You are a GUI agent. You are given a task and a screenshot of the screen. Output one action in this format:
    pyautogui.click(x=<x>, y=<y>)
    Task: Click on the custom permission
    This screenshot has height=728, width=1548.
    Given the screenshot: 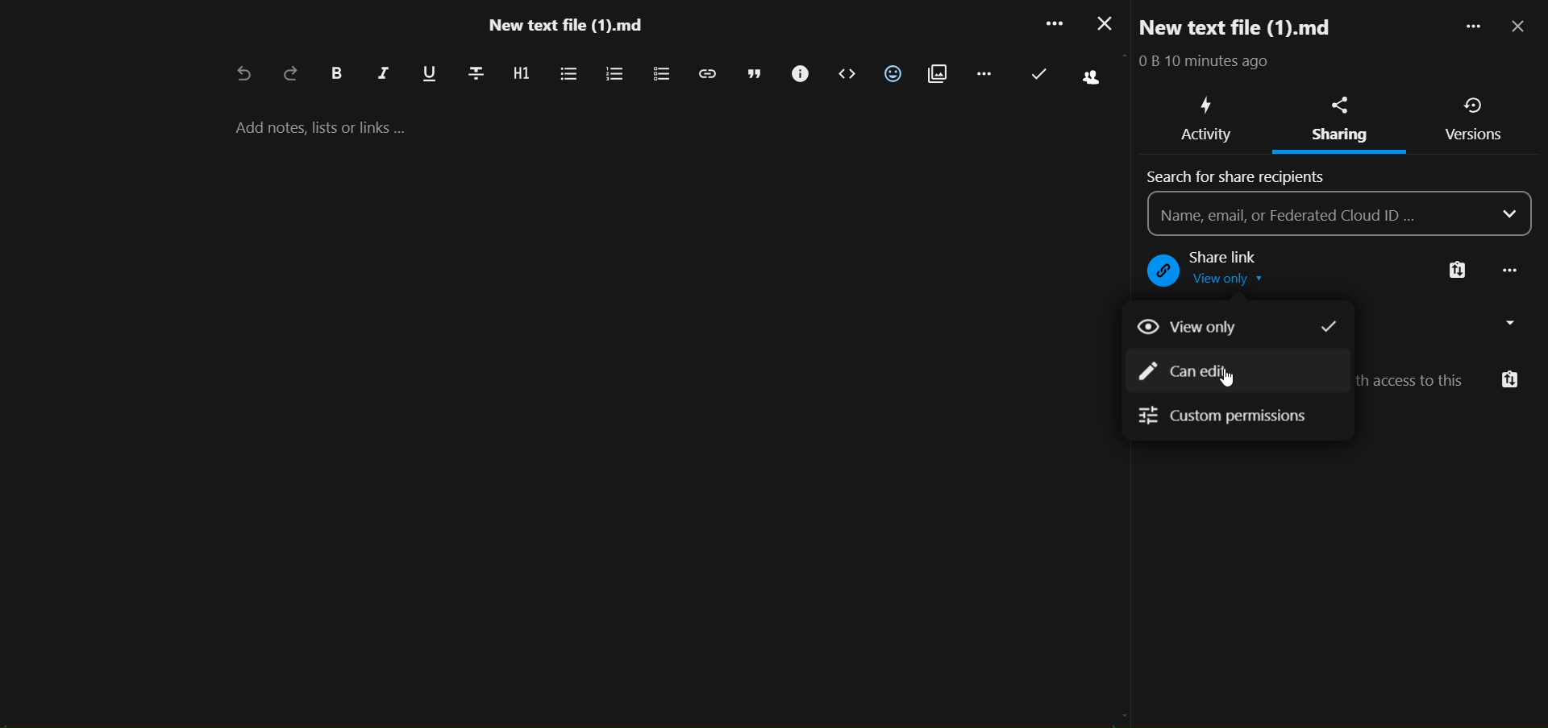 What is the action you would take?
    pyautogui.click(x=1225, y=420)
    